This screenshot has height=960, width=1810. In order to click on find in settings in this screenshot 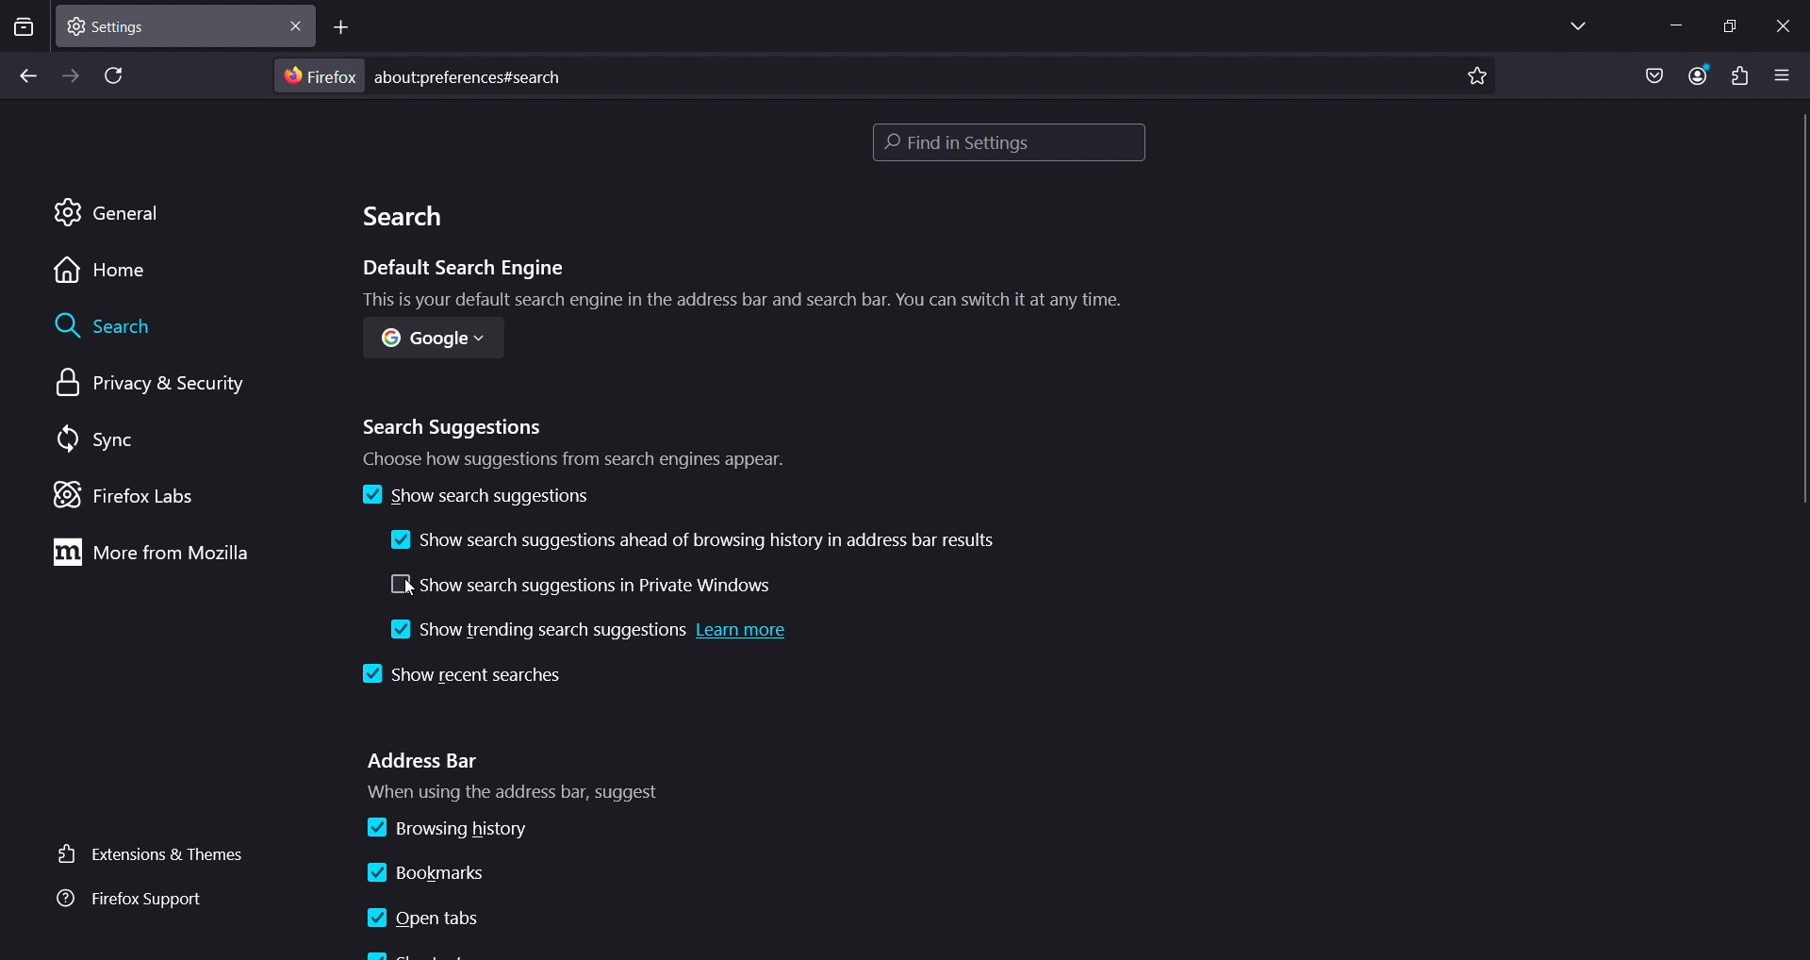, I will do `click(1009, 144)`.